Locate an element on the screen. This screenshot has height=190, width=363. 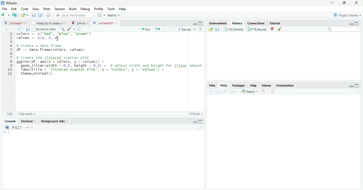
Source is located at coordinates (185, 29).